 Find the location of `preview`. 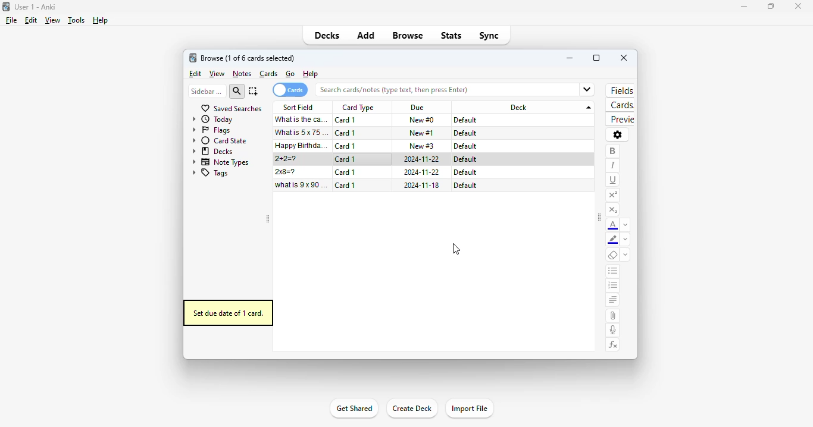

preview is located at coordinates (620, 120).